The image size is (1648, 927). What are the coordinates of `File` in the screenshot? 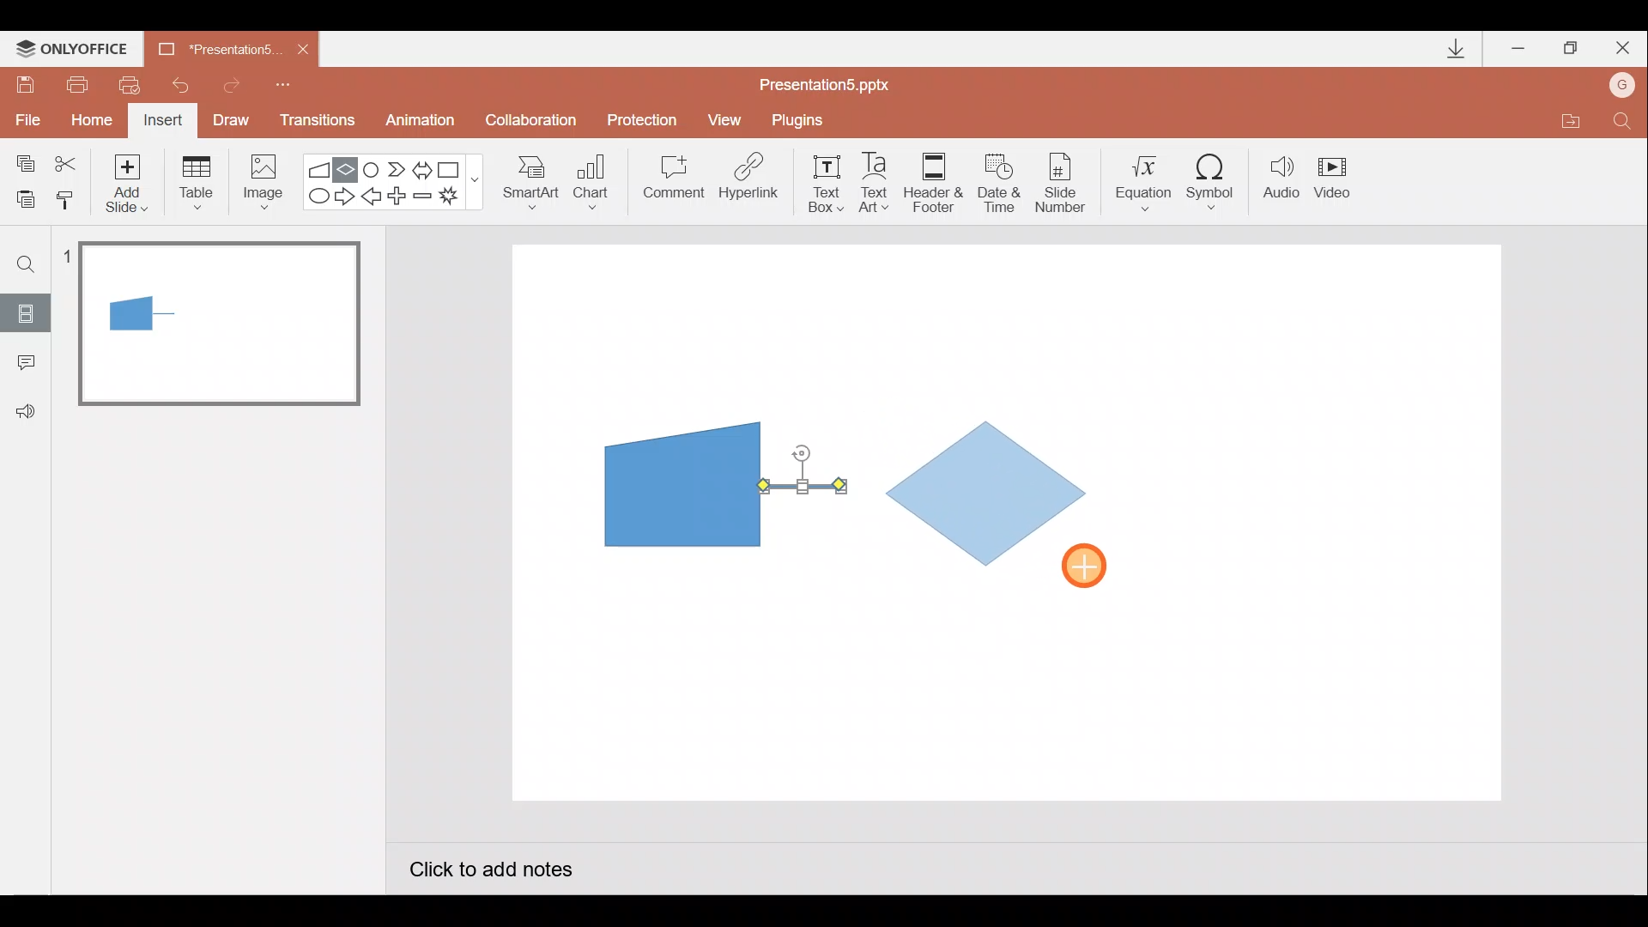 It's located at (24, 116).